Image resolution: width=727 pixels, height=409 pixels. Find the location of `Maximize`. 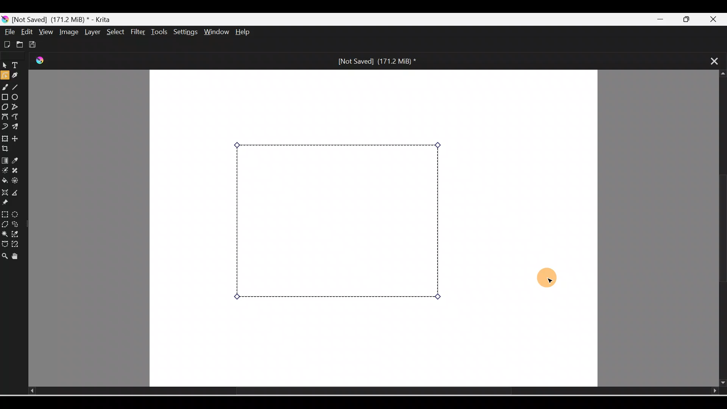

Maximize is located at coordinates (691, 20).